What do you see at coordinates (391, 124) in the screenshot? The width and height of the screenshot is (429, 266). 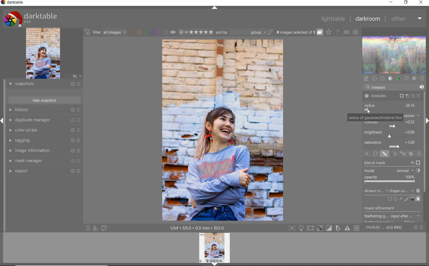 I see `contrast` at bounding box center [391, 124].